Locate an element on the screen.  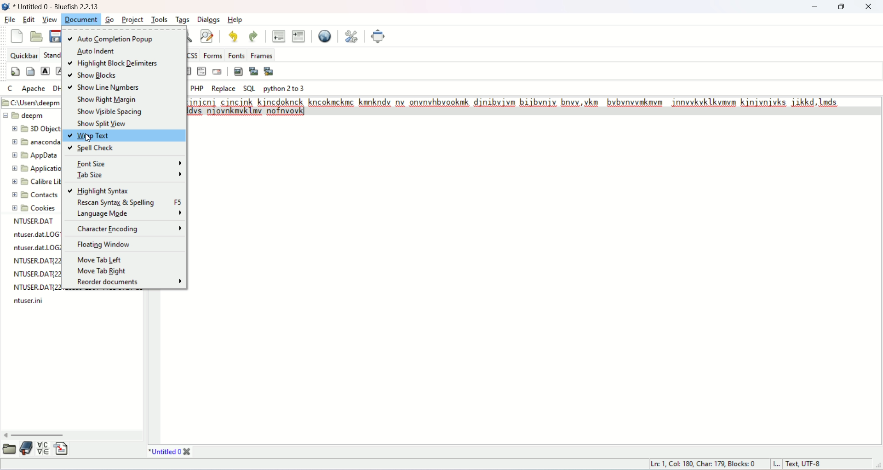
application is located at coordinates (34, 168).